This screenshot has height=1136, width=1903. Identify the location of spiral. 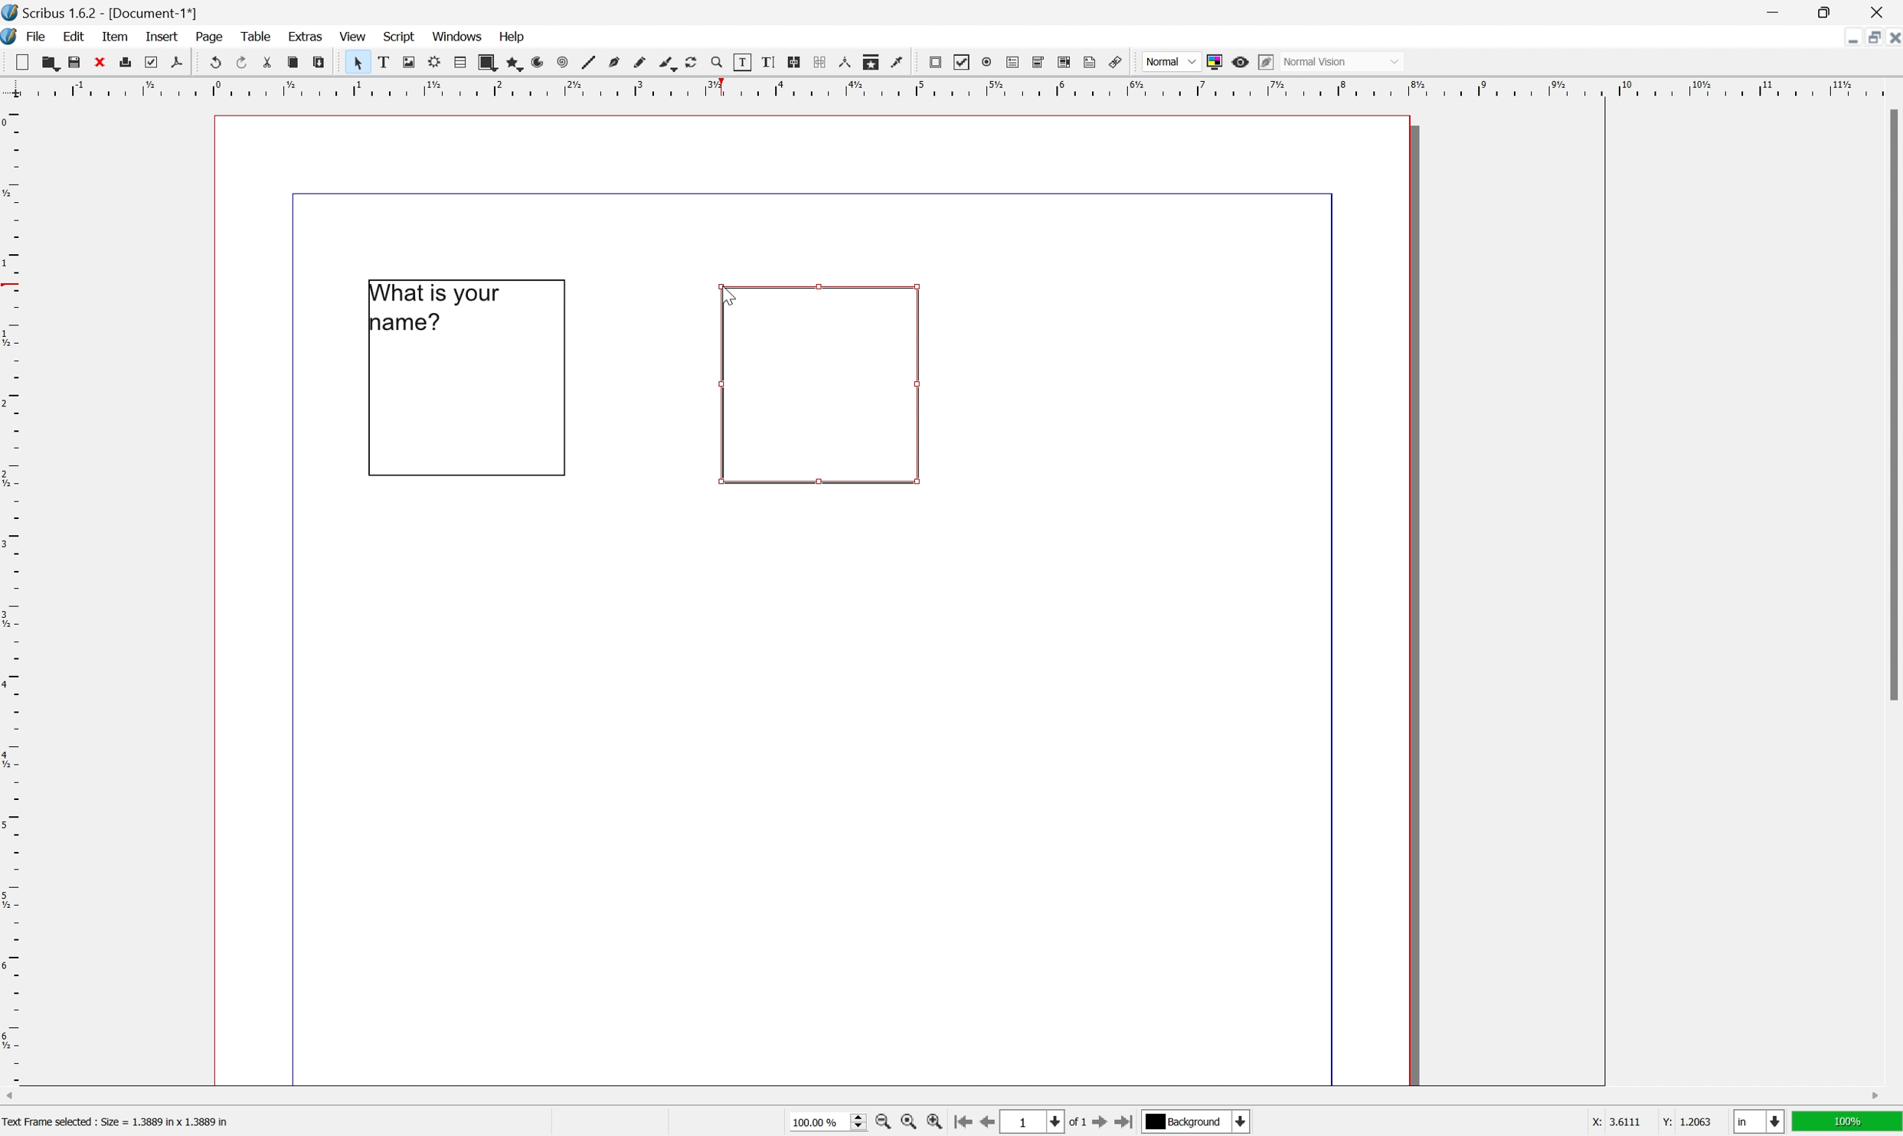
(562, 64).